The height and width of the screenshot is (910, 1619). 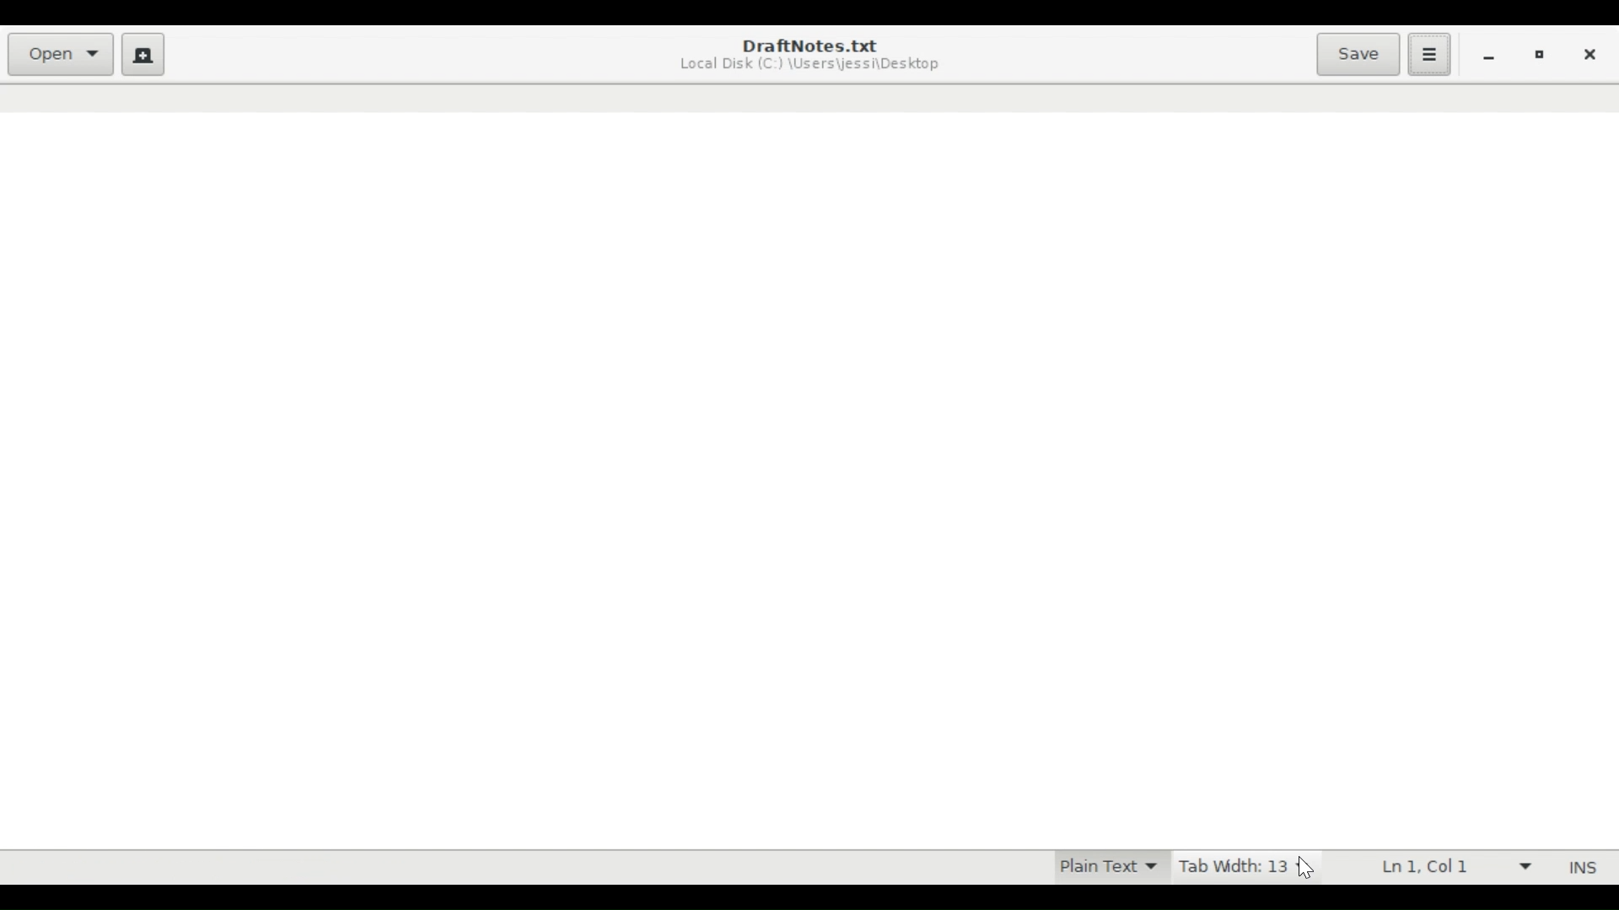 What do you see at coordinates (1428, 53) in the screenshot?
I see `Application menu` at bounding box center [1428, 53].